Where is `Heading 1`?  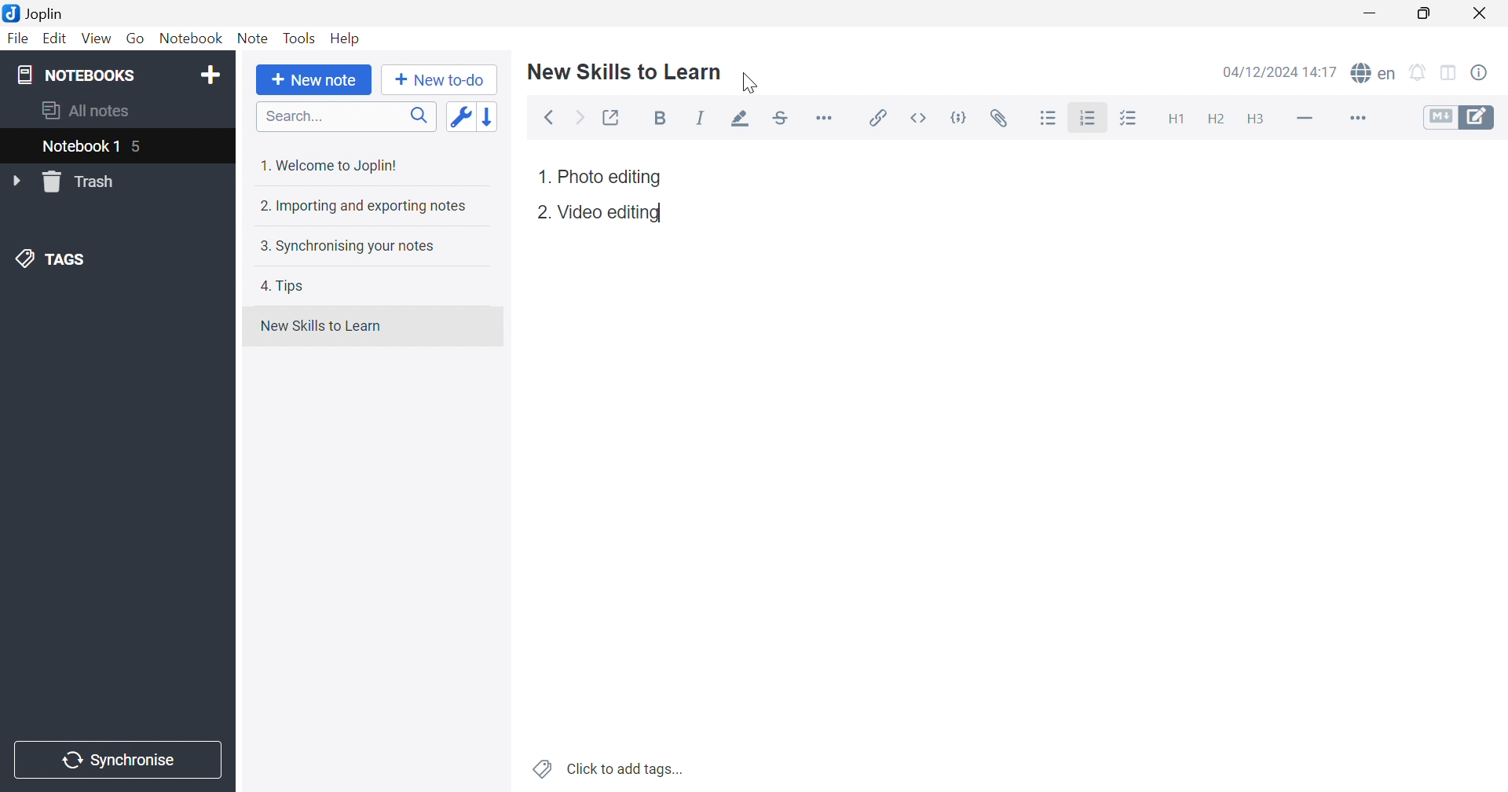 Heading 1 is located at coordinates (1174, 120).